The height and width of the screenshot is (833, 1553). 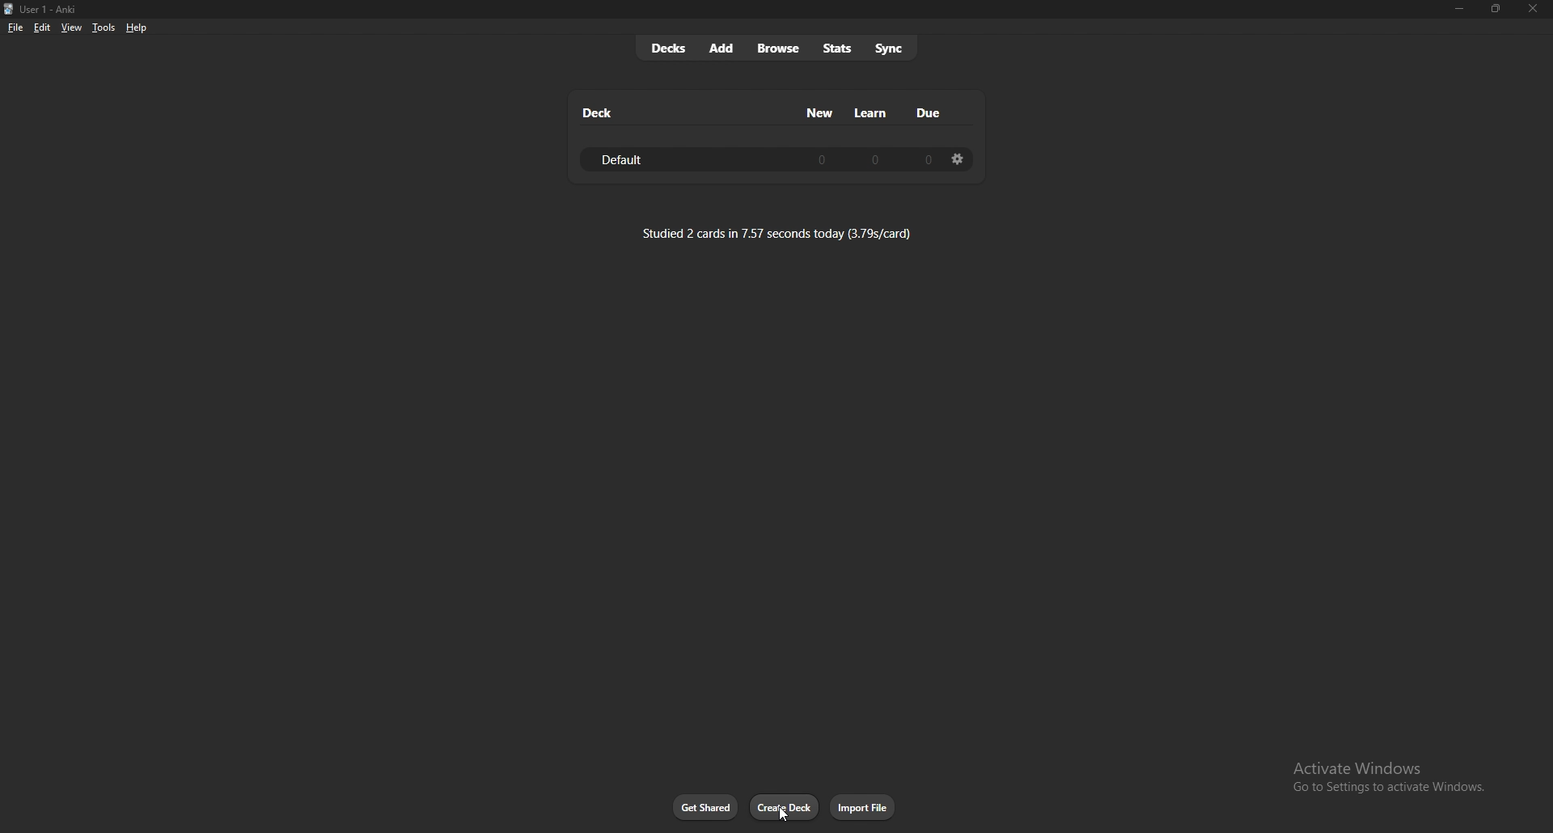 I want to click on file, so click(x=15, y=28).